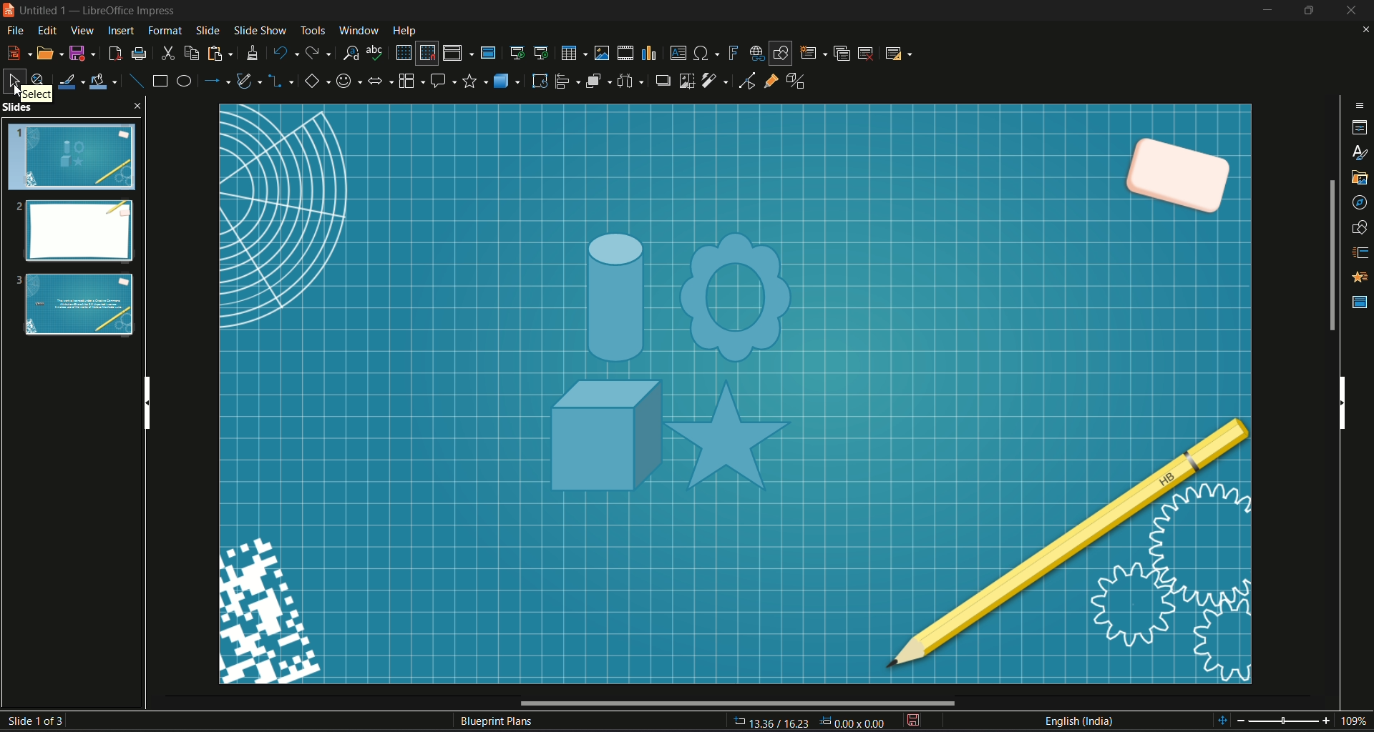  I want to click on Minimize, so click(1267, 10).